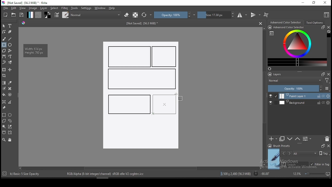 The height and width of the screenshot is (187, 332). What do you see at coordinates (329, 74) in the screenshot?
I see `close docker` at bounding box center [329, 74].